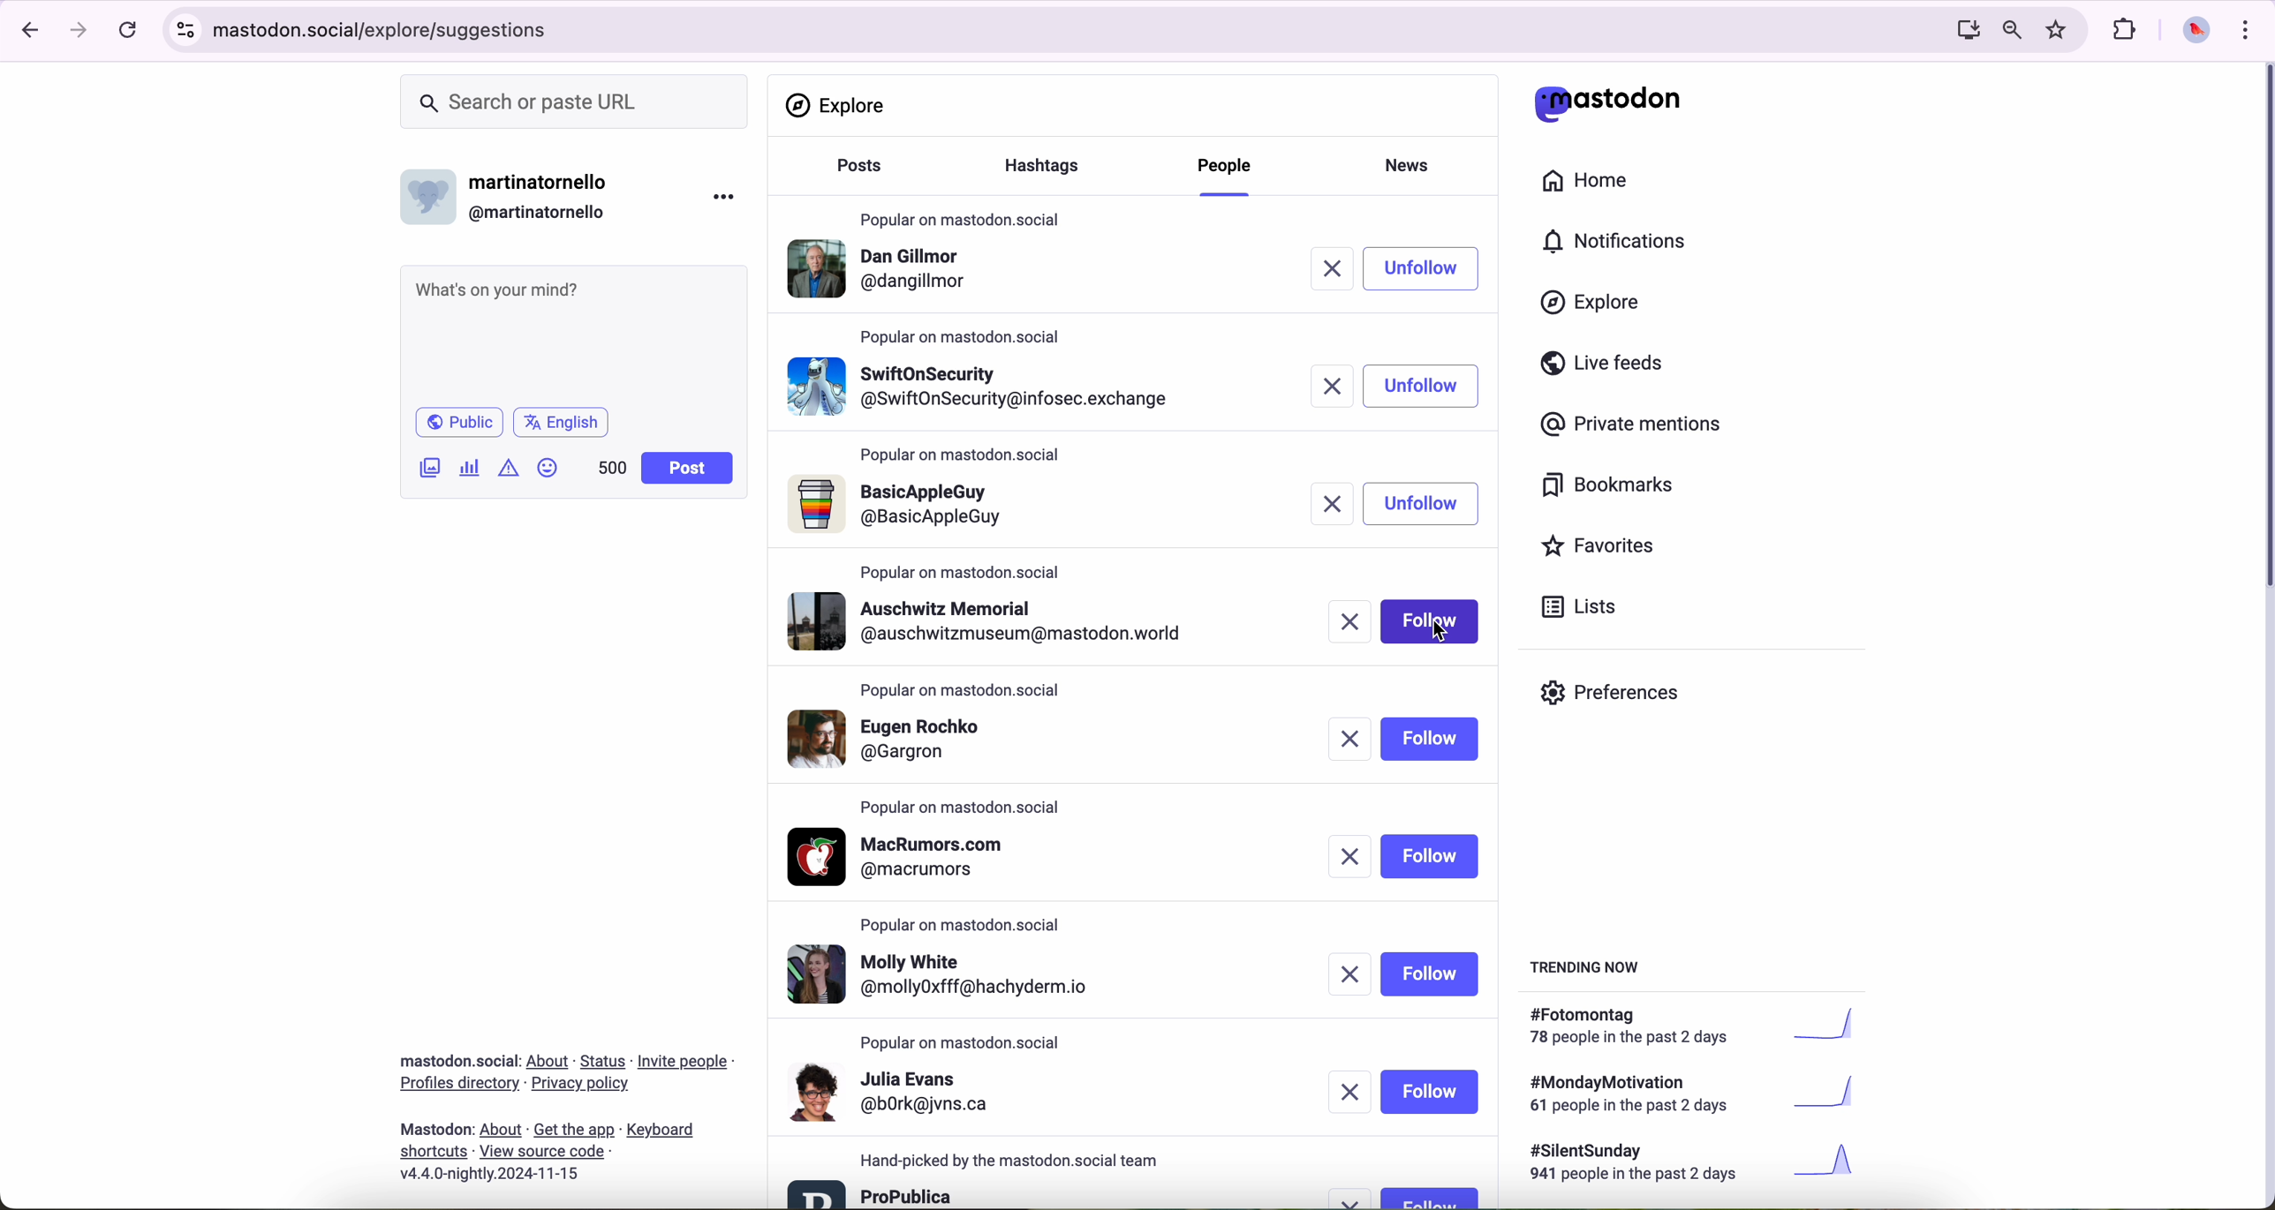 The height and width of the screenshot is (1210, 2275). What do you see at coordinates (1595, 184) in the screenshot?
I see `home` at bounding box center [1595, 184].